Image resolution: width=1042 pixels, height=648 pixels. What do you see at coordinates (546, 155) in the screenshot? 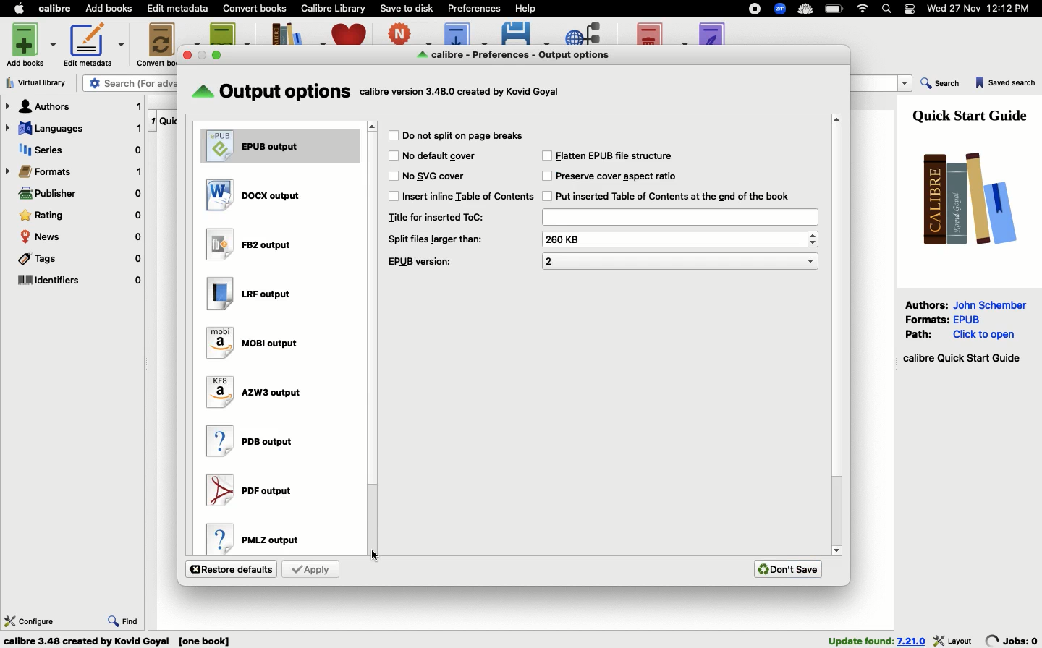
I see `Checkbox` at bounding box center [546, 155].